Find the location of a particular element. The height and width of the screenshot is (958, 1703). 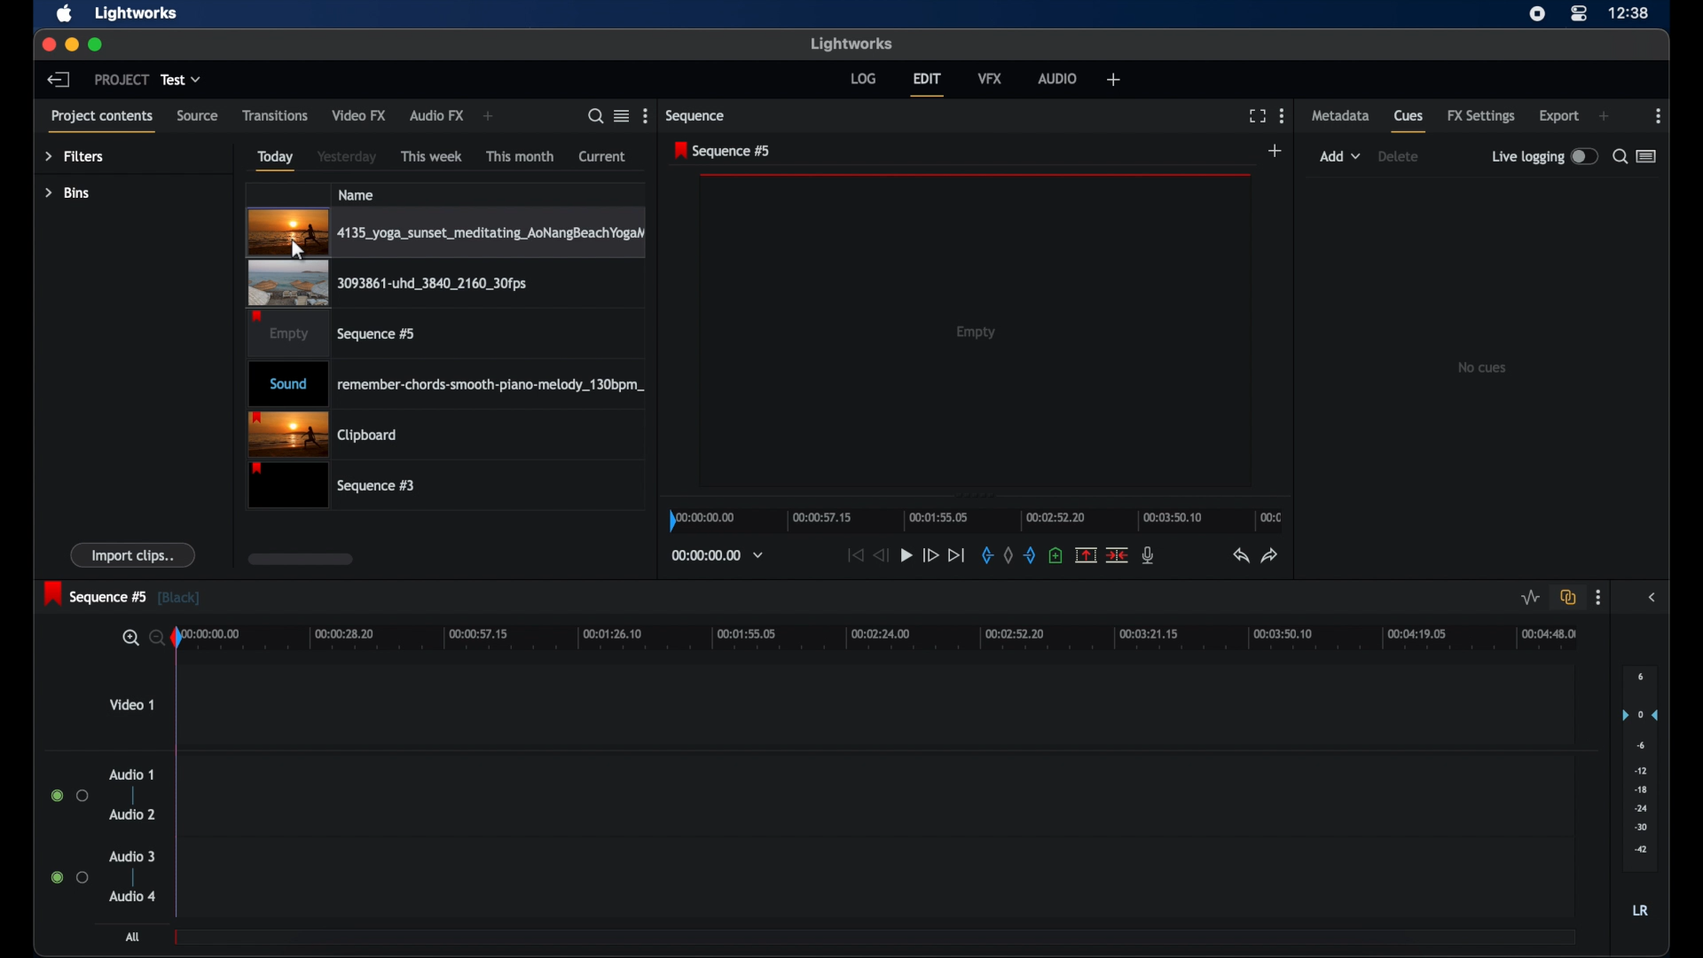

current is located at coordinates (602, 157).